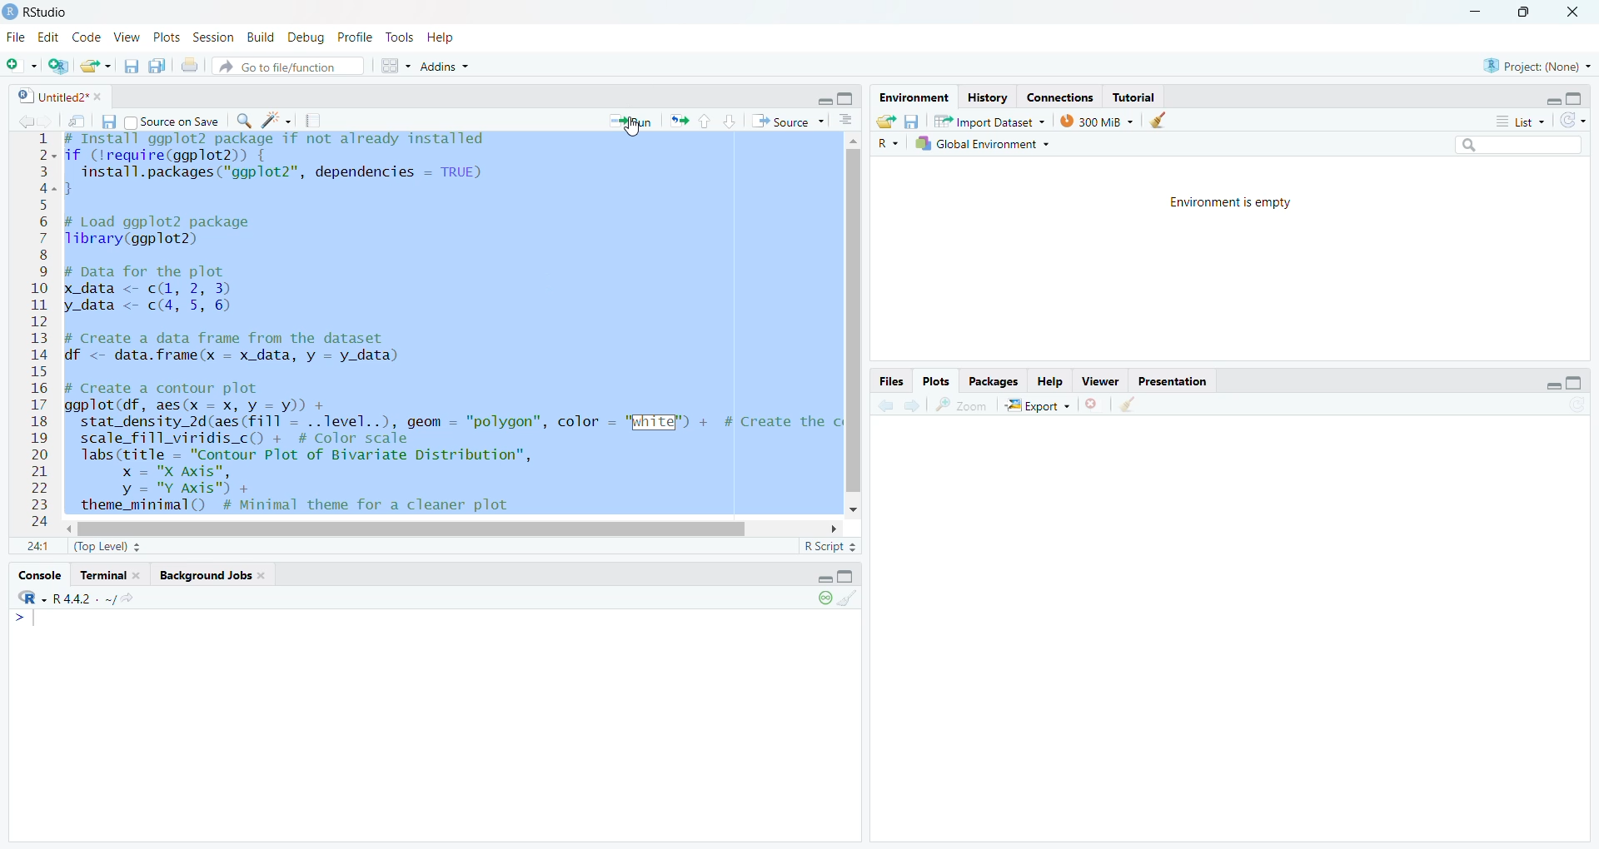 The height and width of the screenshot is (849, 1599). Describe the element at coordinates (167, 39) in the screenshot. I see `Plots` at that location.